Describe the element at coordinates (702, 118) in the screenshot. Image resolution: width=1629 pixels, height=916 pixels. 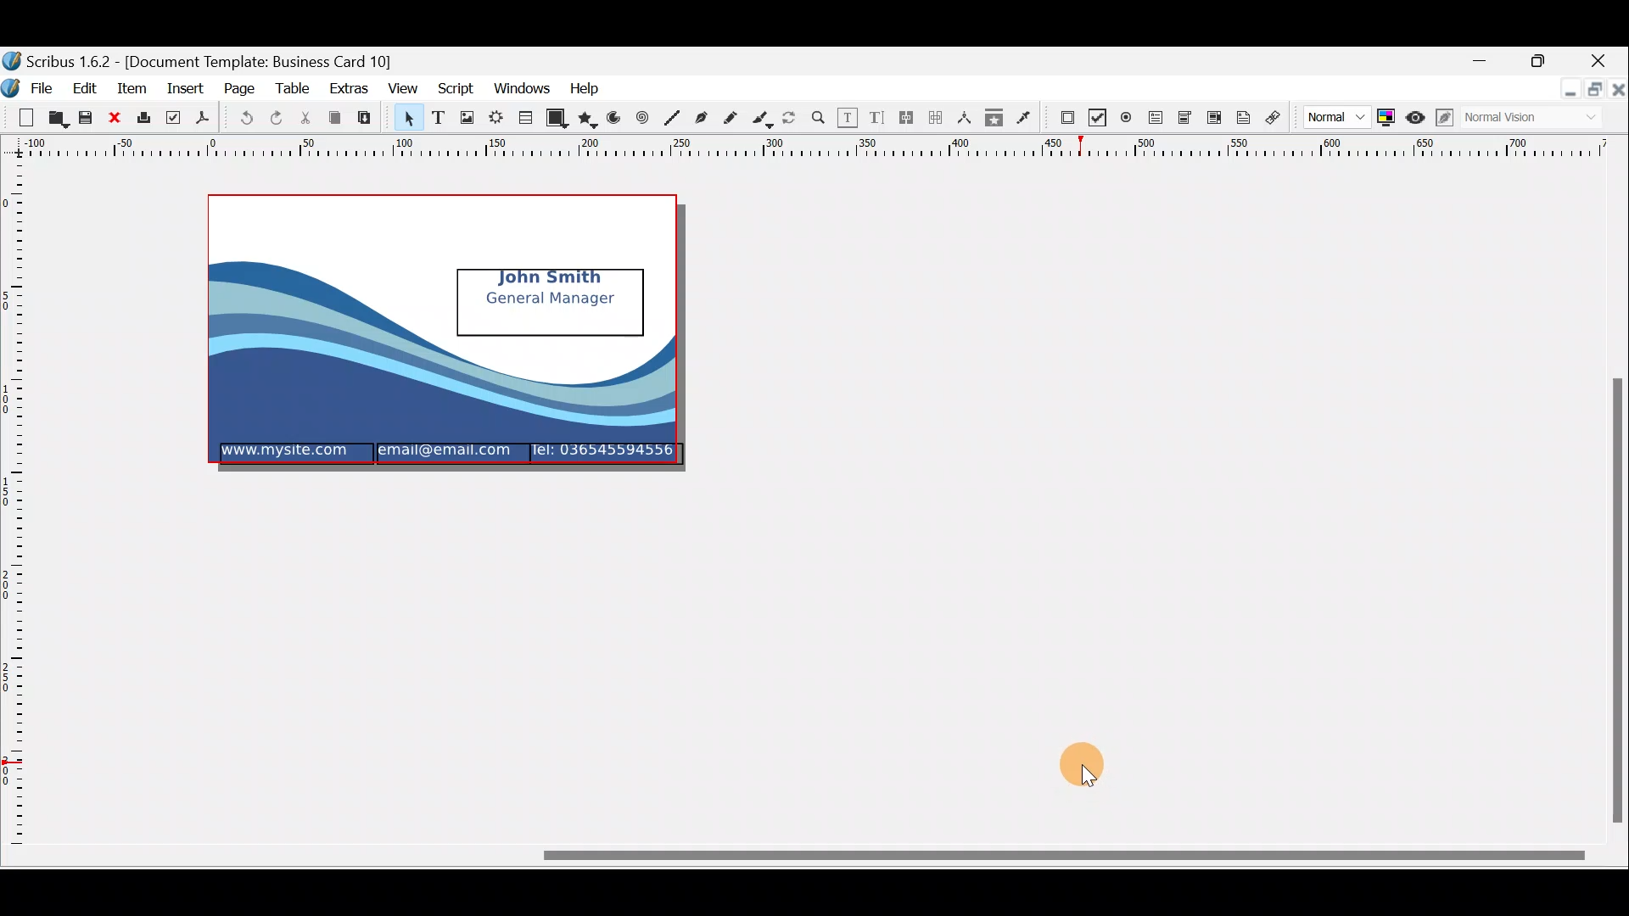
I see `Bezier curver` at that location.